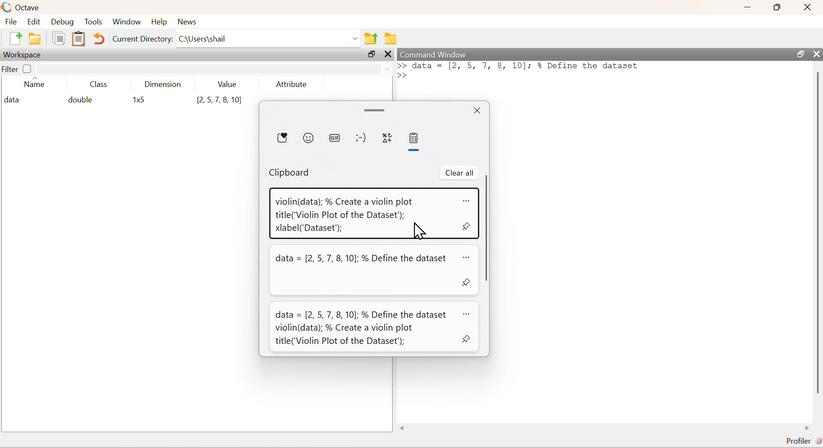 Image resolution: width=823 pixels, height=448 pixels. Describe the element at coordinates (468, 258) in the screenshot. I see `options` at that location.